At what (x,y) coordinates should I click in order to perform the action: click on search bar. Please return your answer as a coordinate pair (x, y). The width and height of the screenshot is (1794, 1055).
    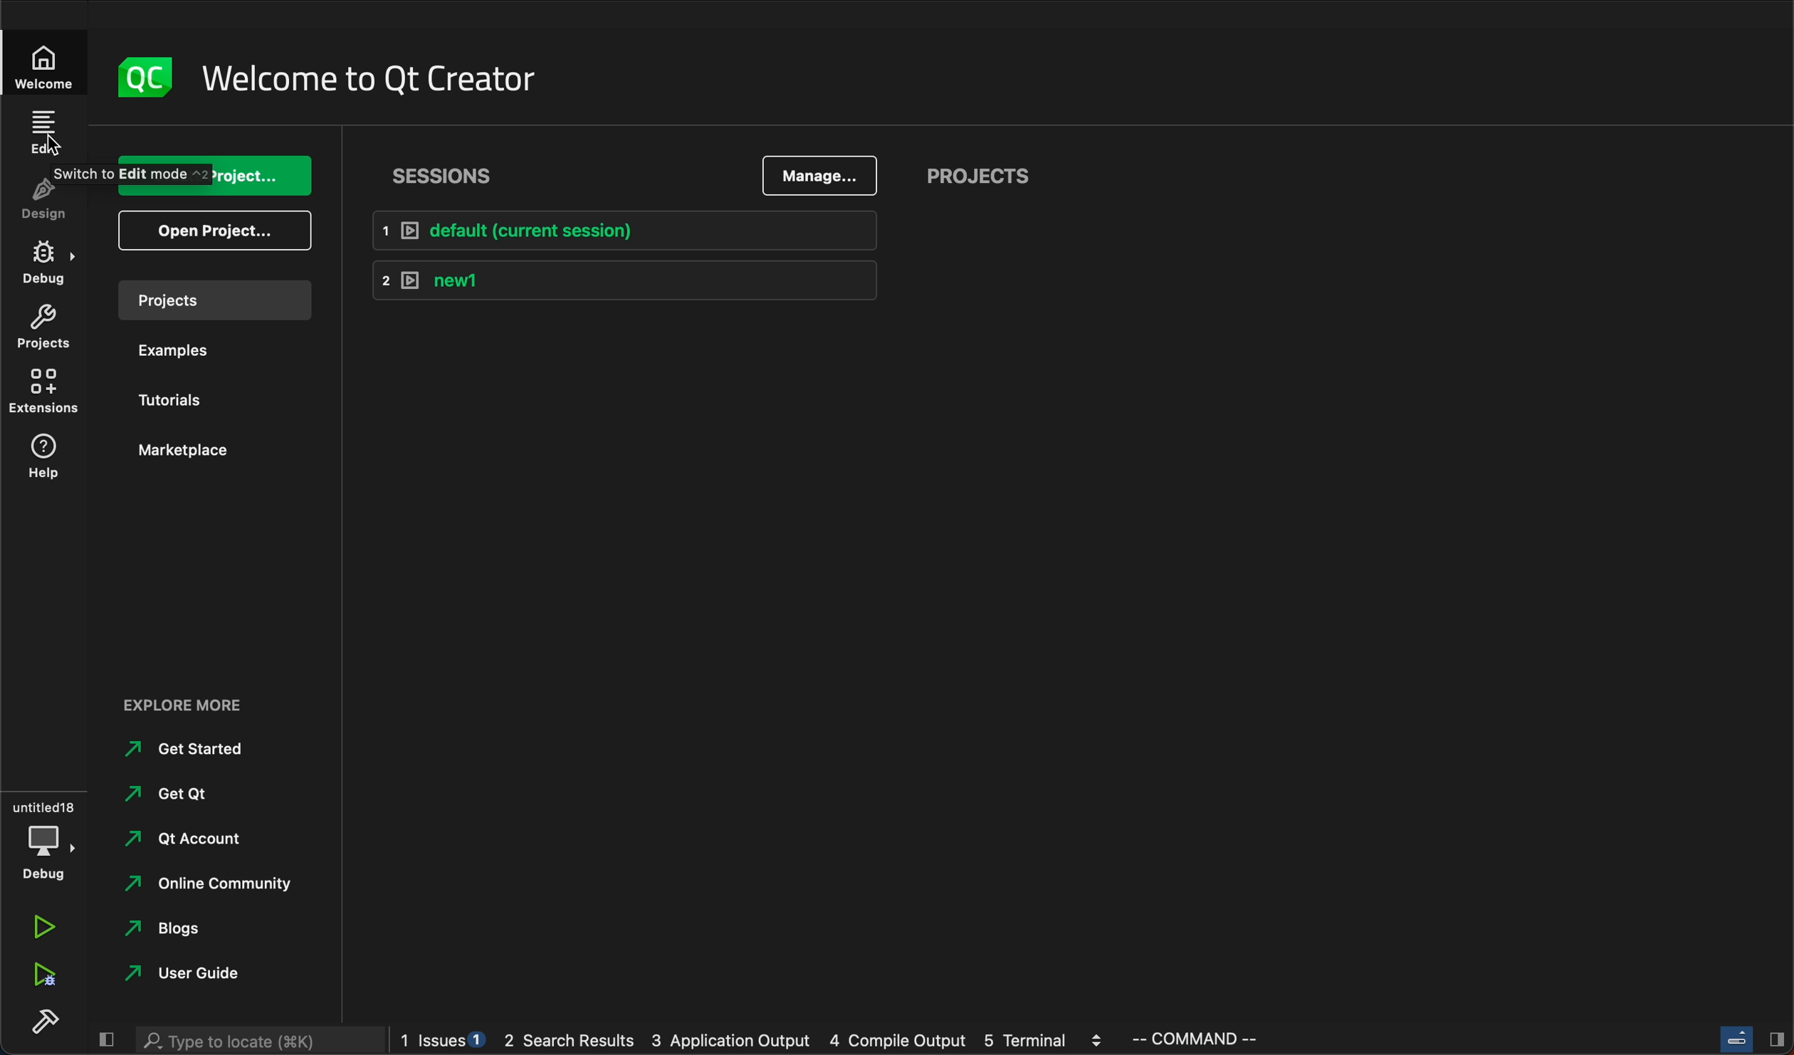
    Looking at the image, I should click on (257, 1041).